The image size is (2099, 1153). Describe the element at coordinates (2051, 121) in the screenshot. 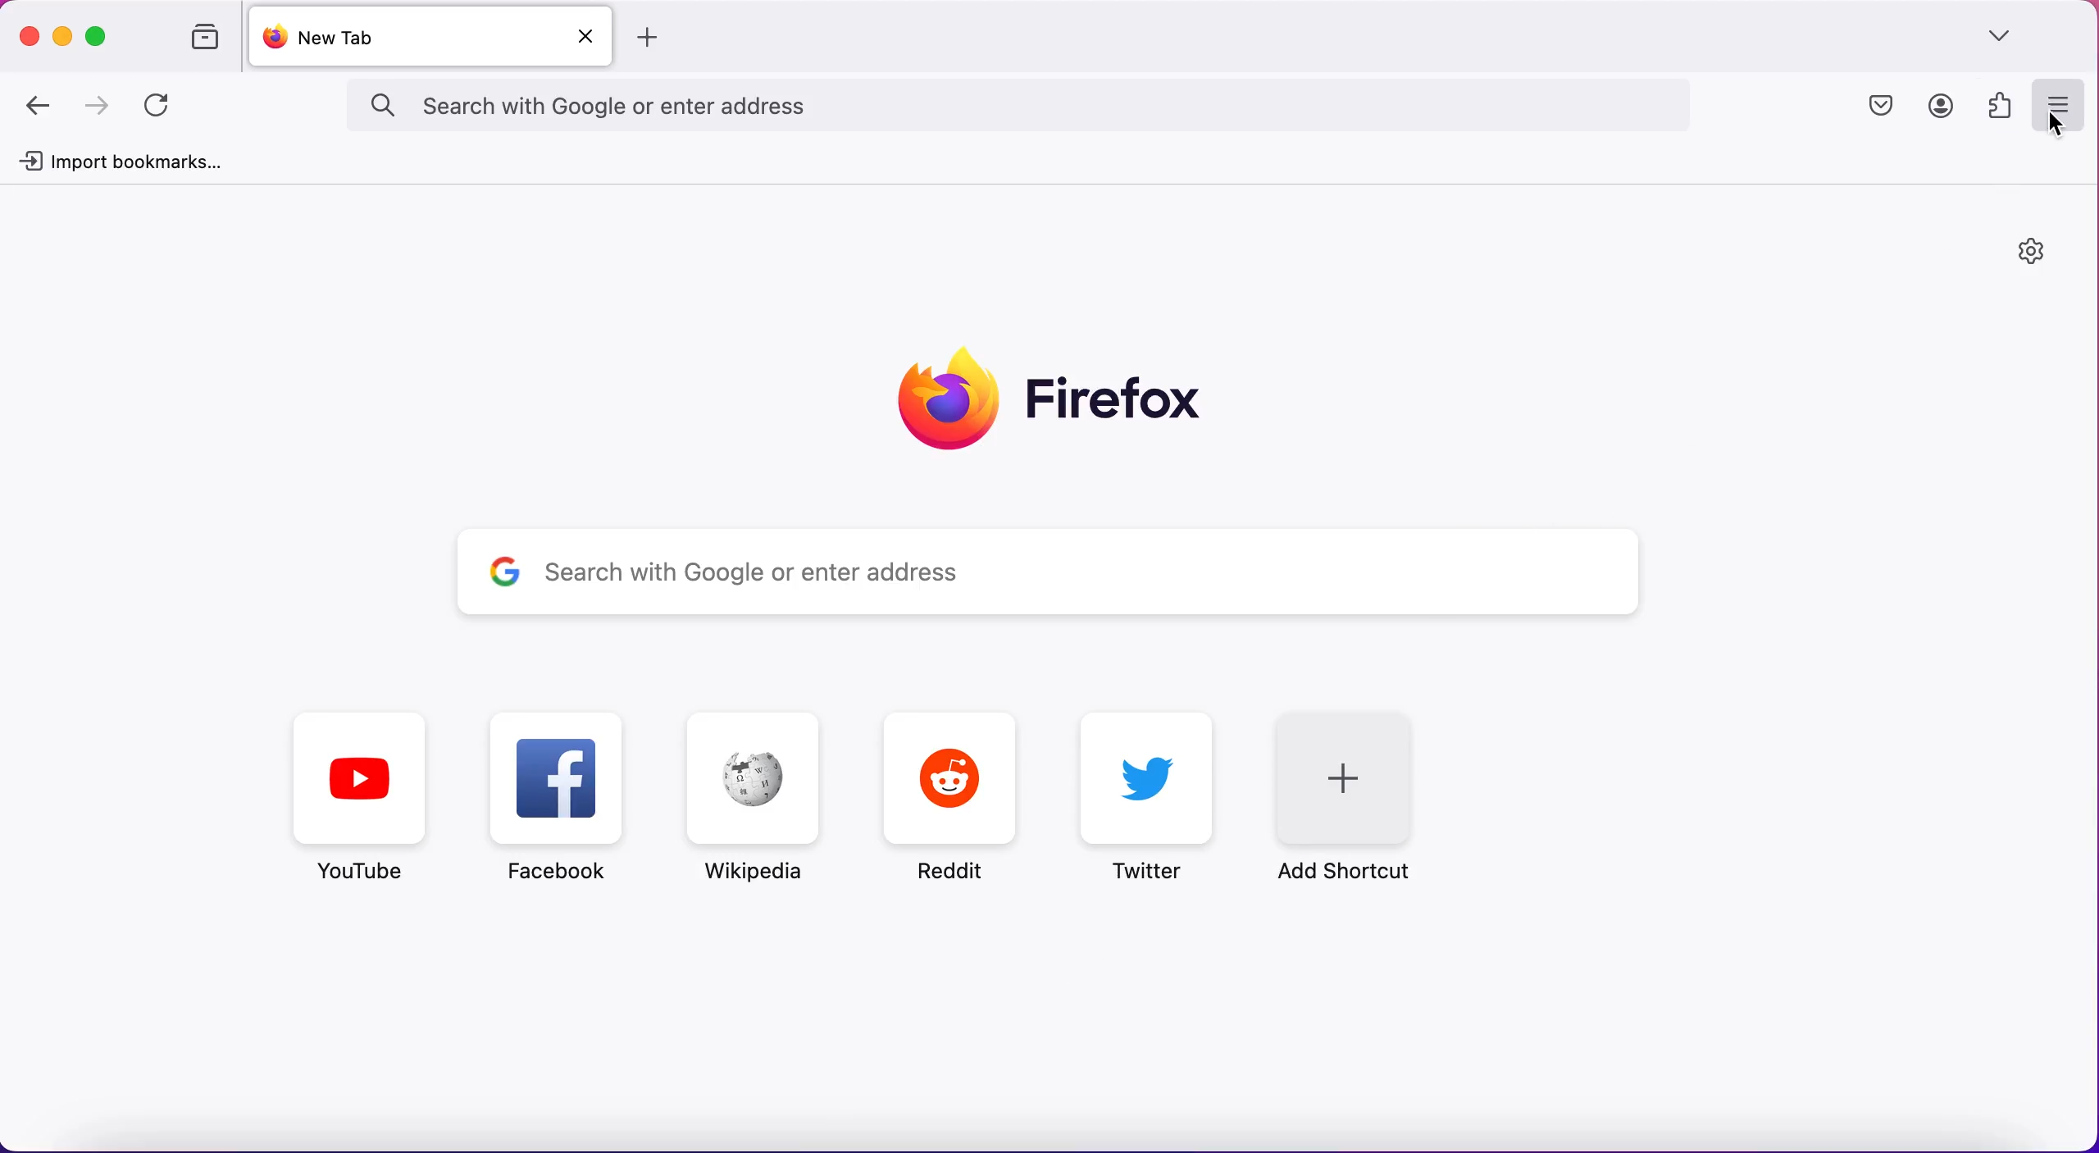

I see `cursor` at that location.